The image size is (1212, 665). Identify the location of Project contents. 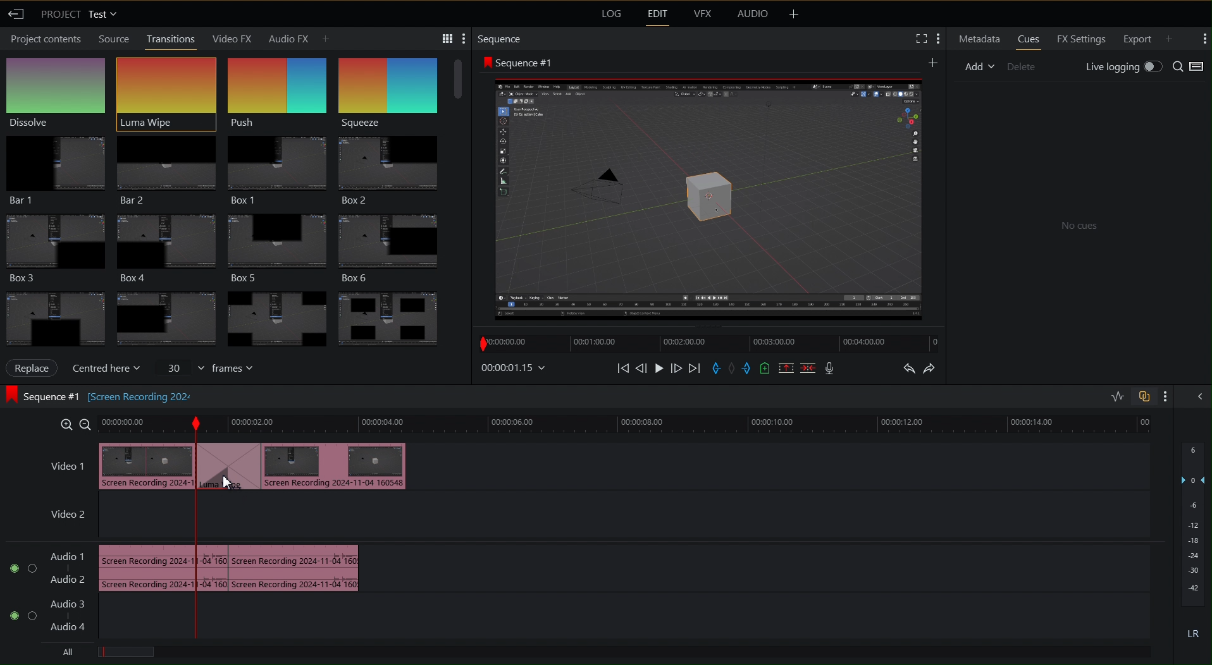
(44, 40).